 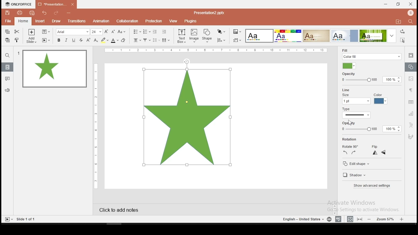 I want to click on draw, so click(x=56, y=21).